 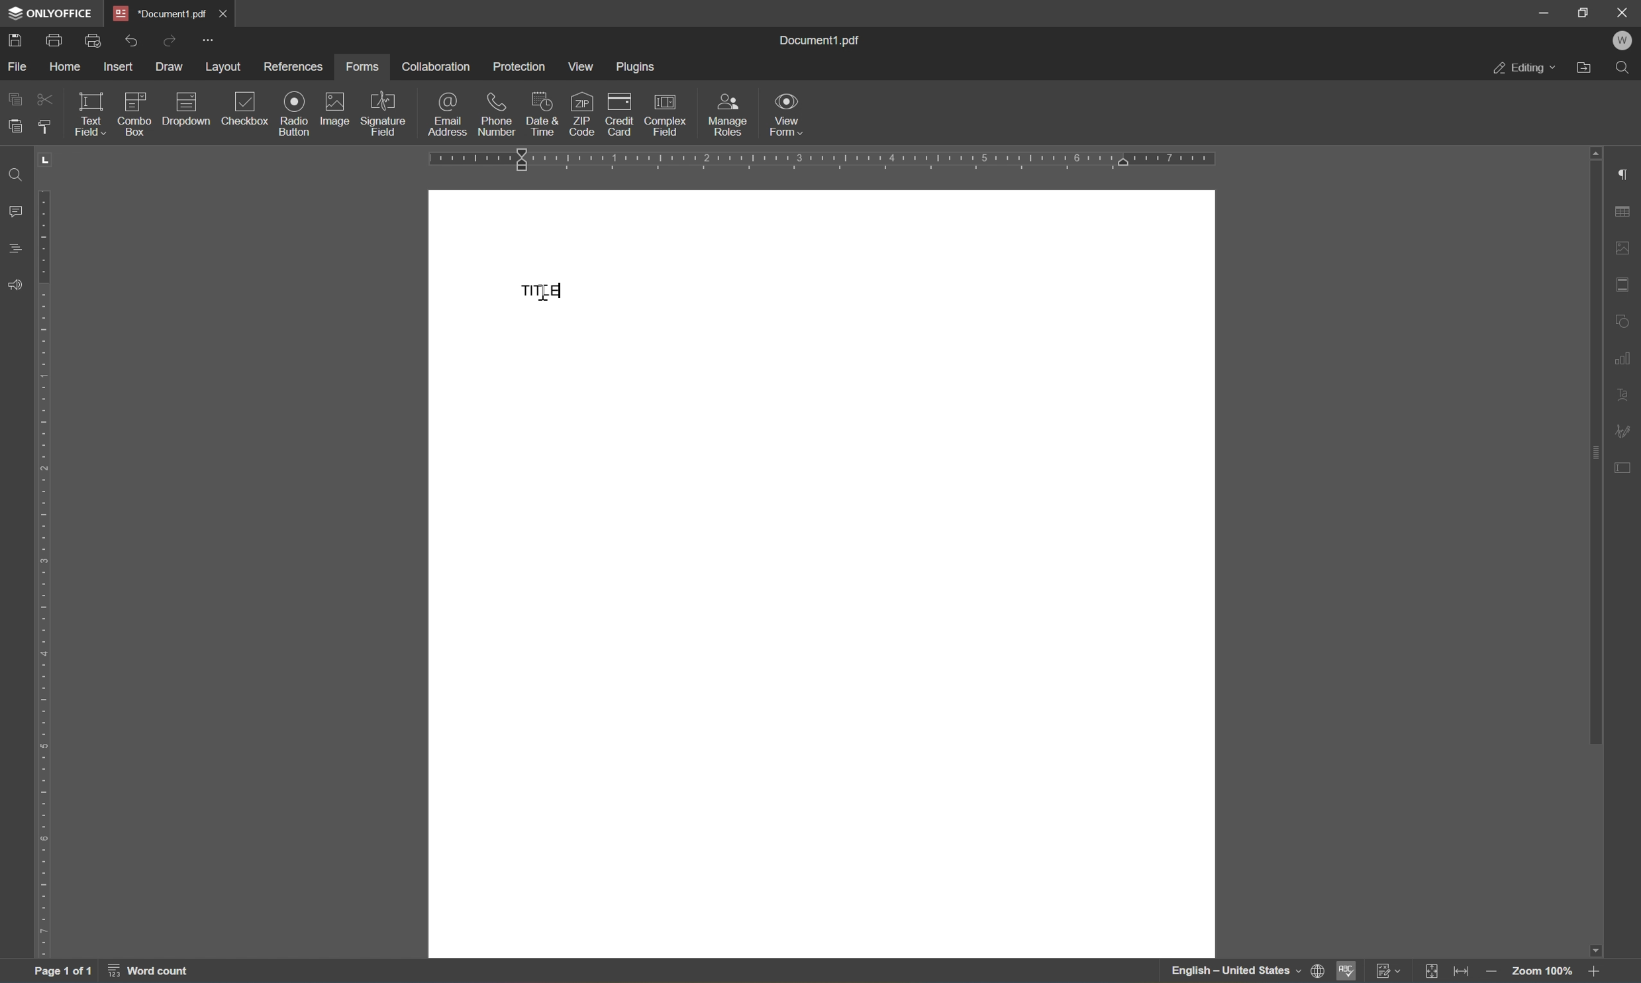 What do you see at coordinates (15, 98) in the screenshot?
I see `copy` at bounding box center [15, 98].